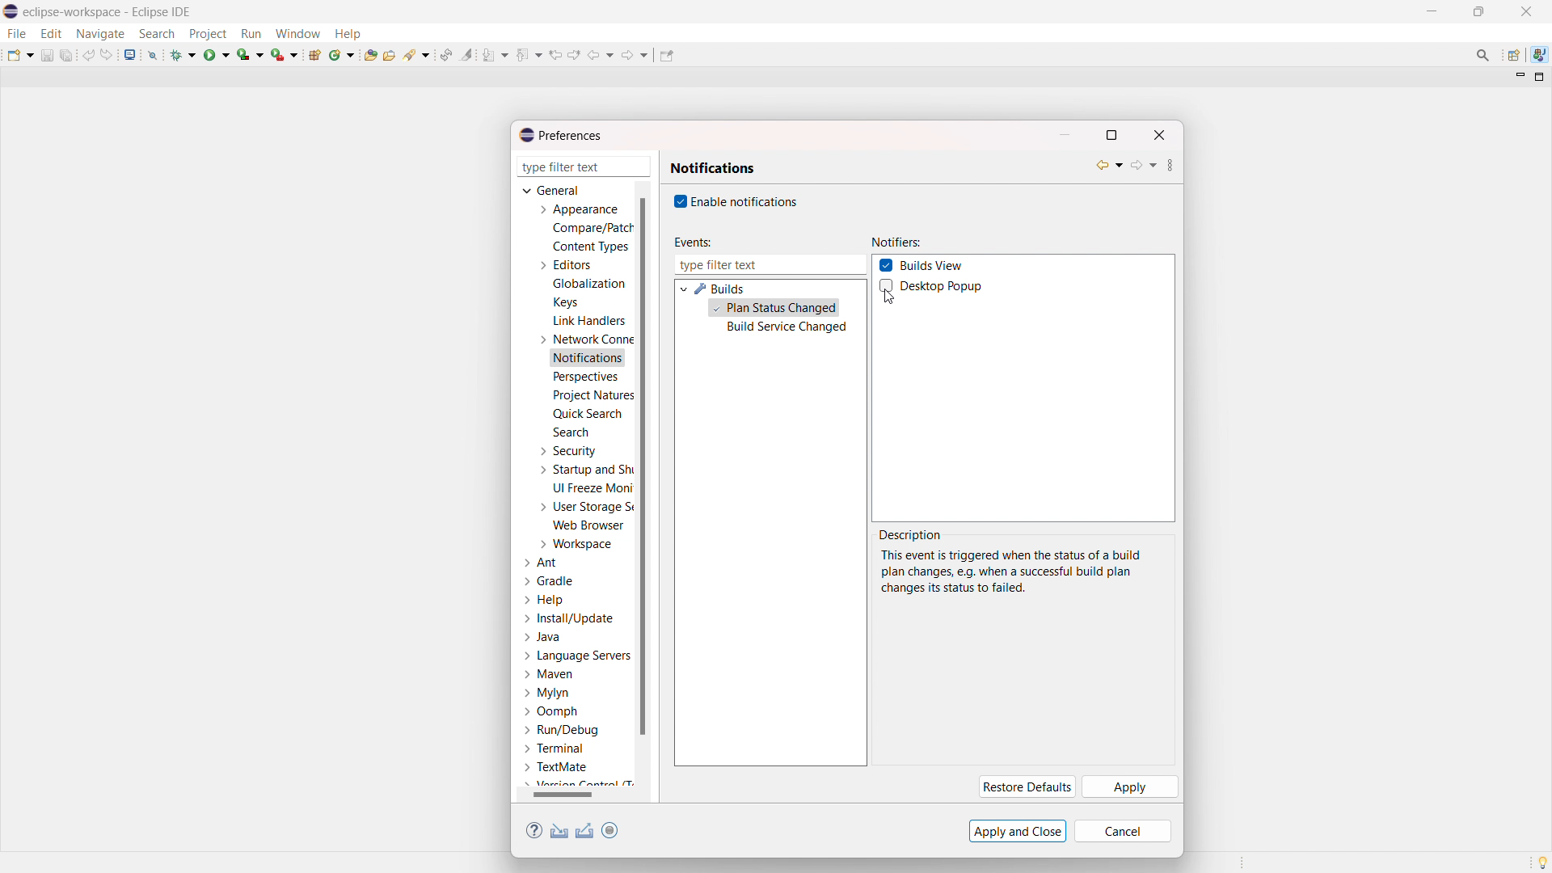  I want to click on notifications, so click(588, 359).